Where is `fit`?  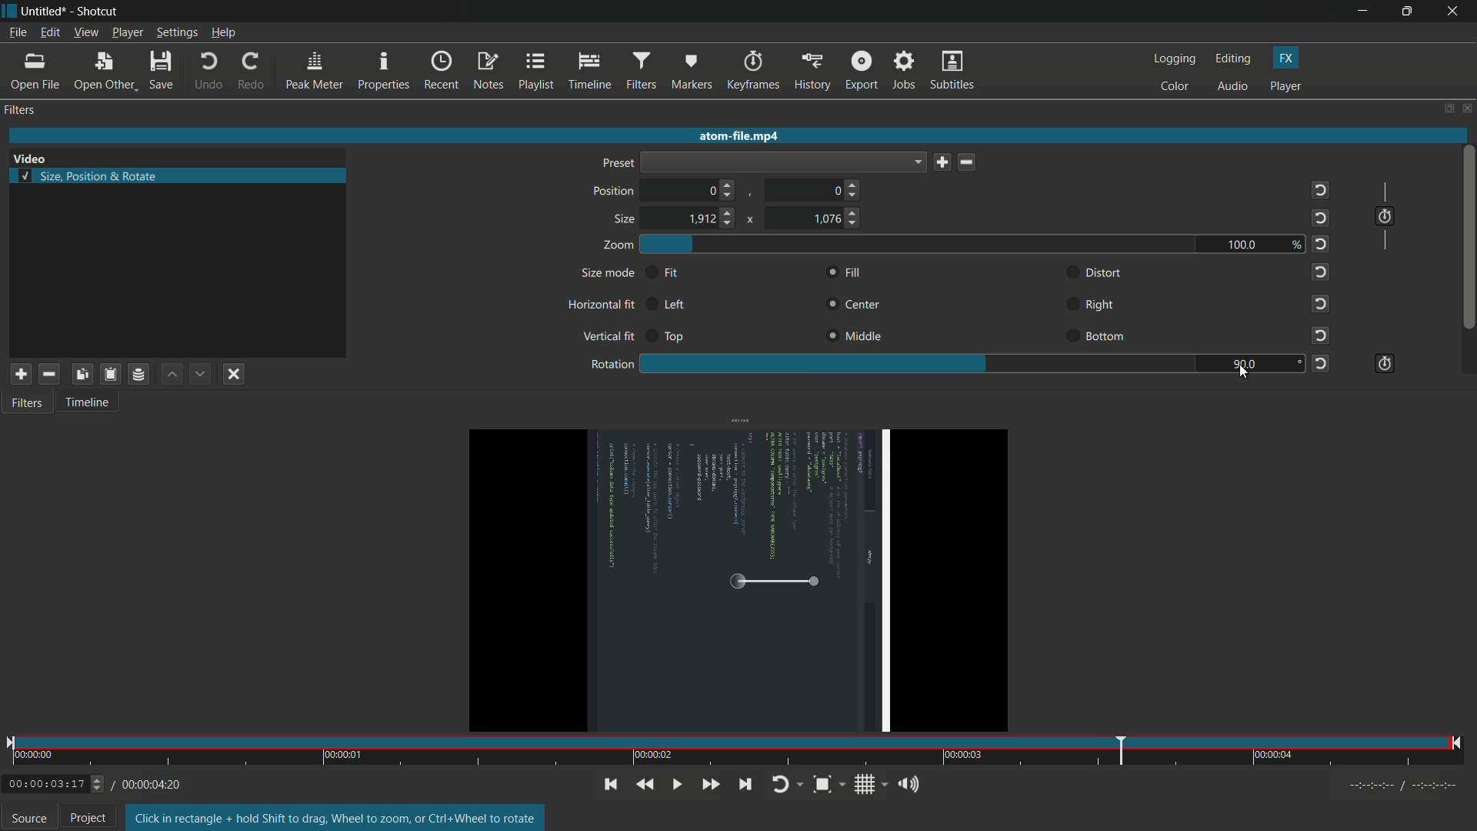 fit is located at coordinates (668, 274).